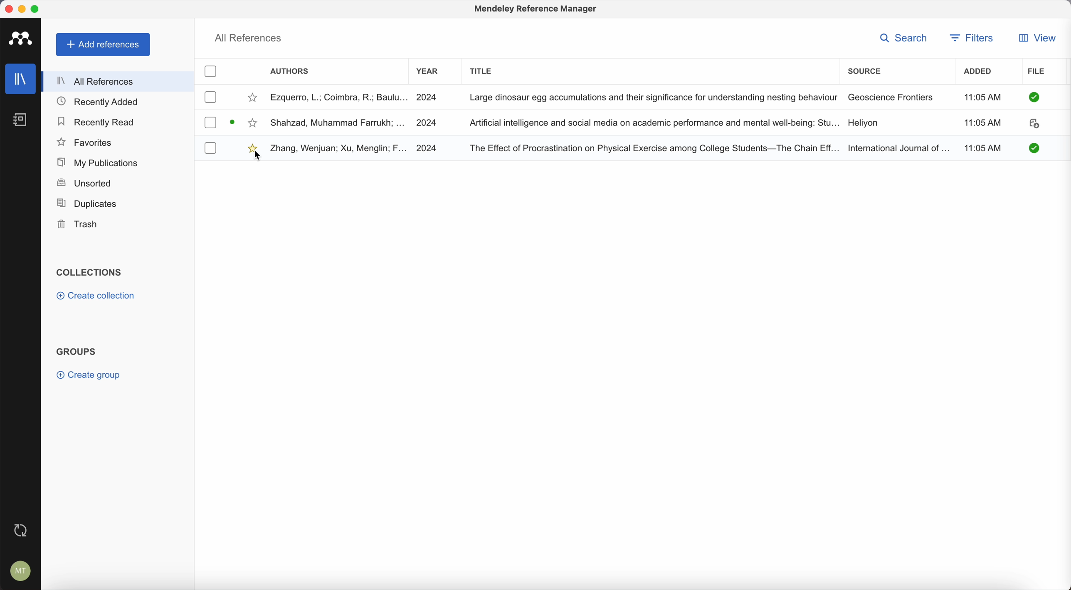 The width and height of the screenshot is (1071, 590). What do you see at coordinates (96, 297) in the screenshot?
I see `create collection` at bounding box center [96, 297].